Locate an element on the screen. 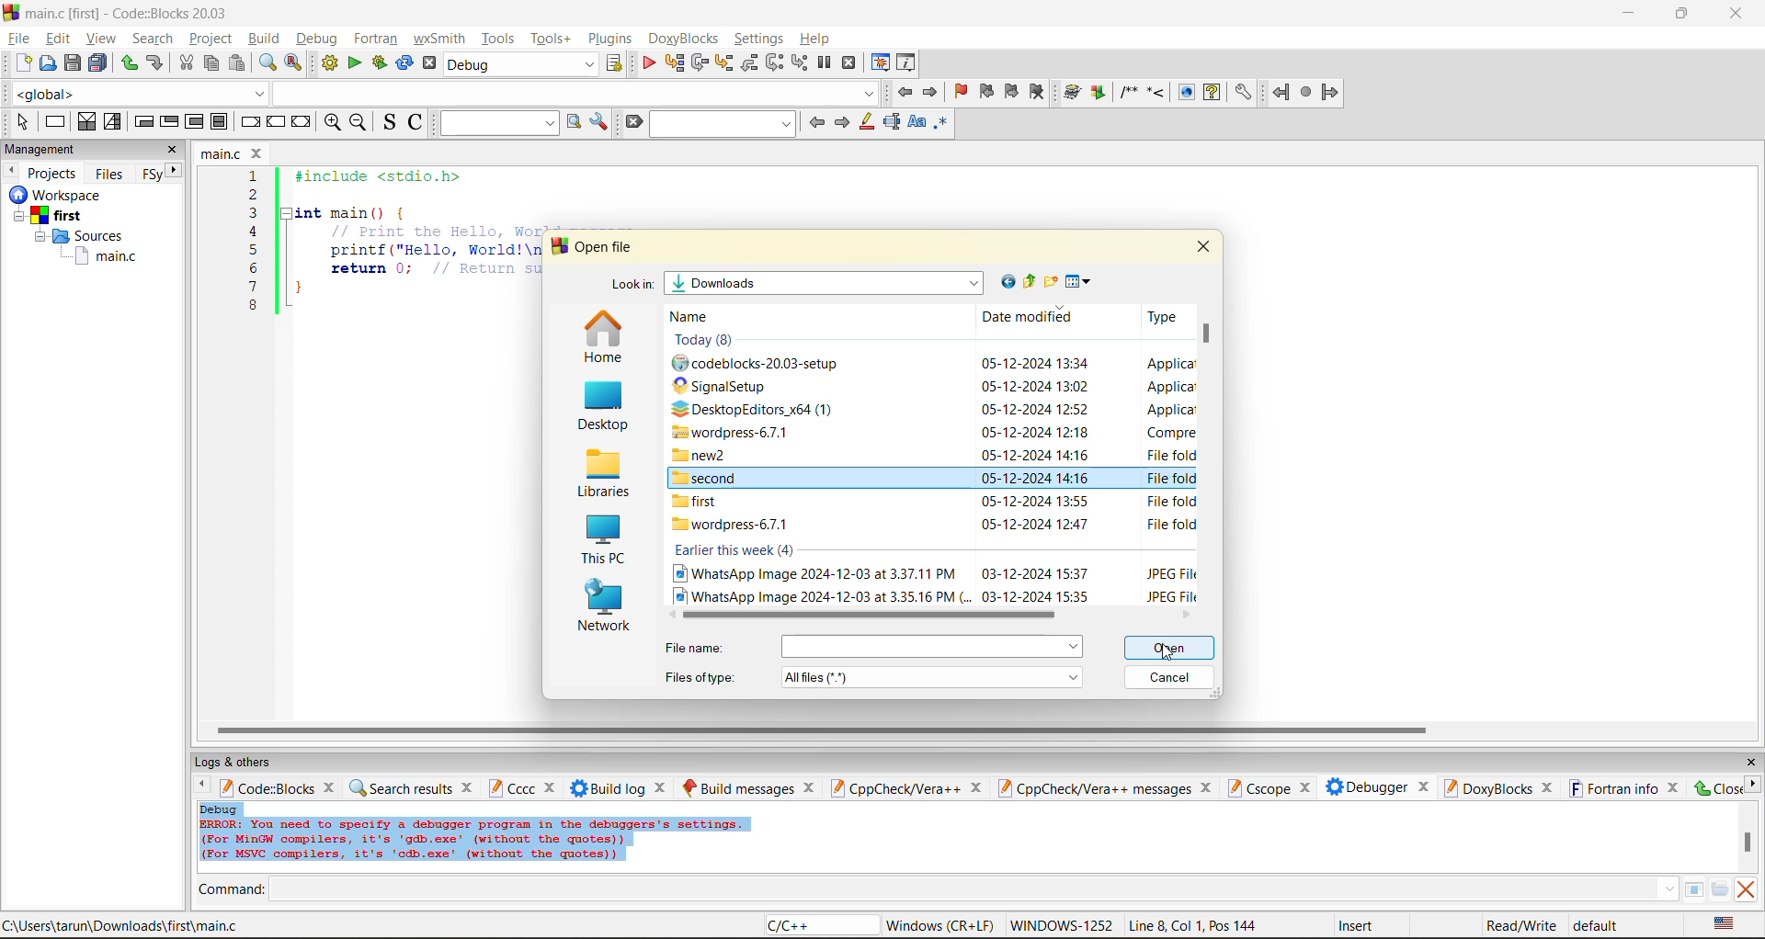 This screenshot has width=1765, height=939. cscope is located at coordinates (1258, 786).